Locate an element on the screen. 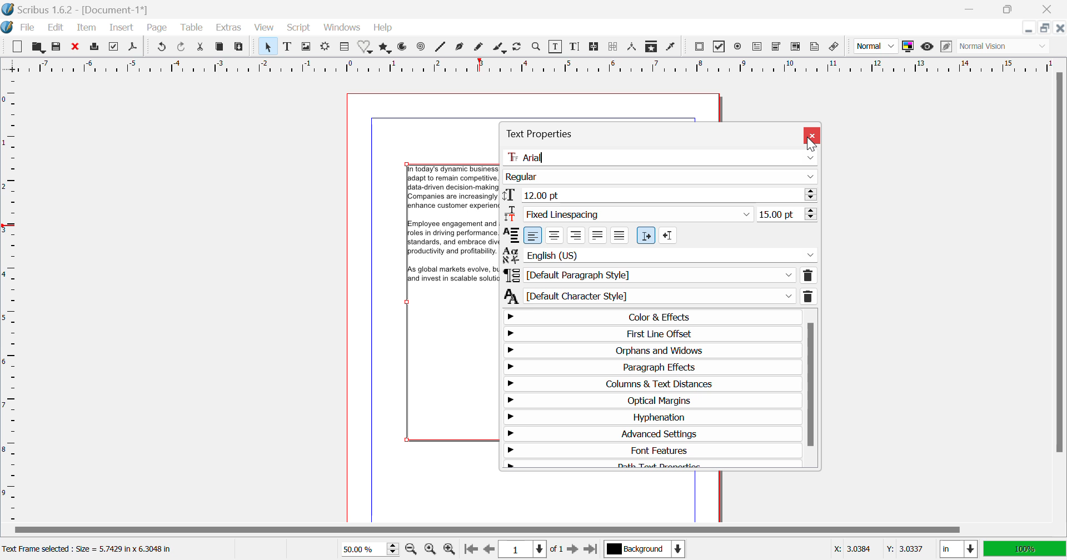 The height and width of the screenshot is (560, 1067). Pdf list box is located at coordinates (797, 47).